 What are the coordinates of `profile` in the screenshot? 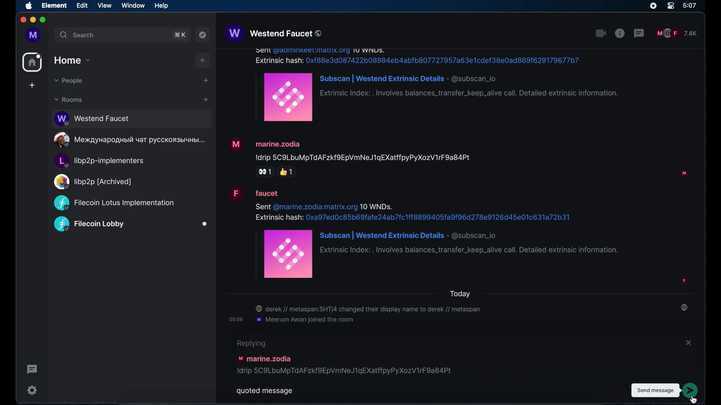 It's located at (33, 35).